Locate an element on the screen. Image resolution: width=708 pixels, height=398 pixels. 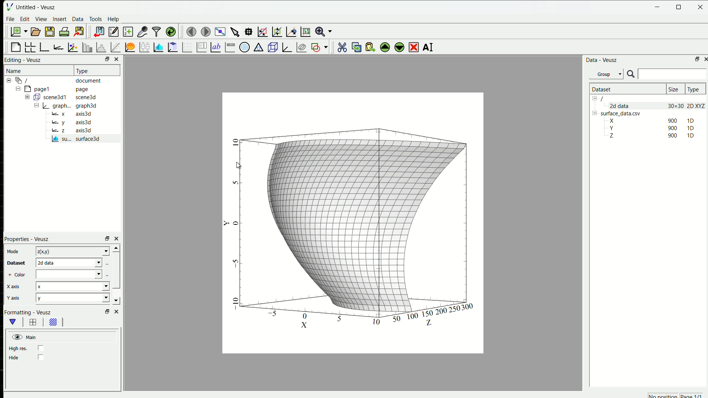
surface 3D is located at coordinates (87, 139).